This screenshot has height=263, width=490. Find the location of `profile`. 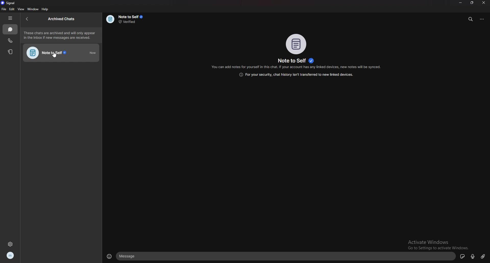

profile is located at coordinates (11, 255).